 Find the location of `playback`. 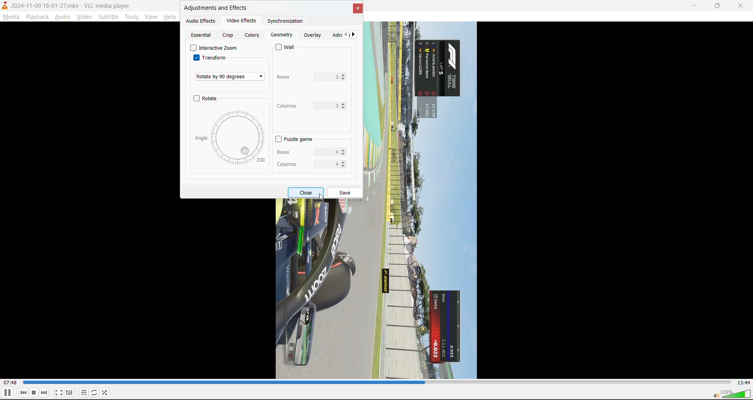

playback is located at coordinates (37, 16).